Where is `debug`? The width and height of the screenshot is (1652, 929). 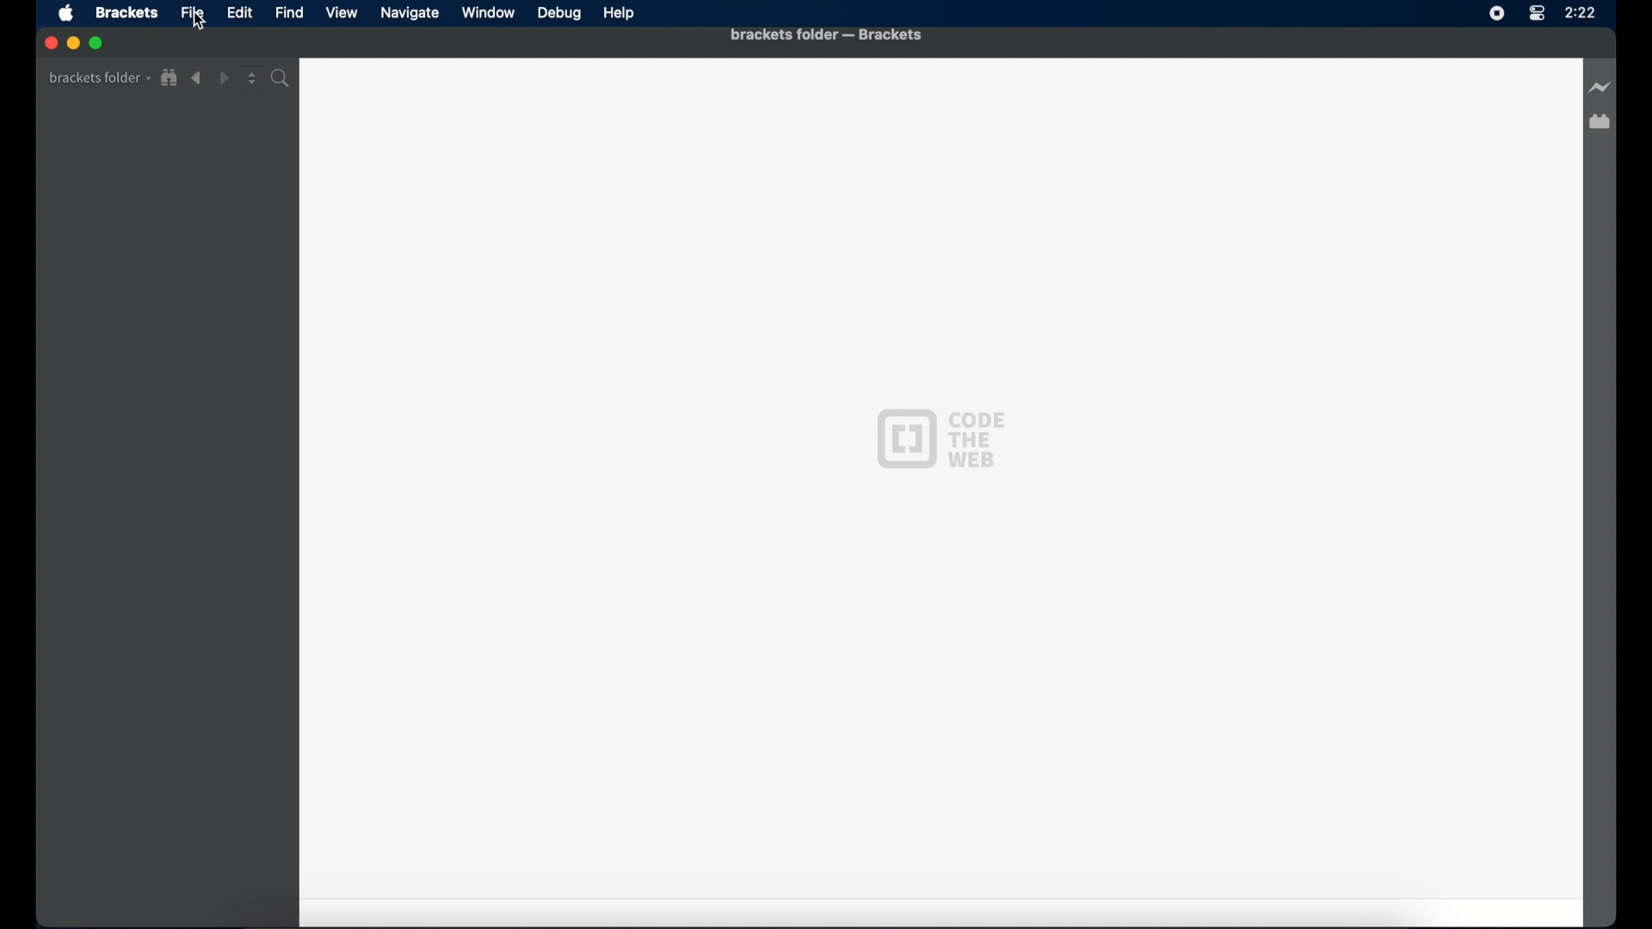
debug is located at coordinates (560, 15).